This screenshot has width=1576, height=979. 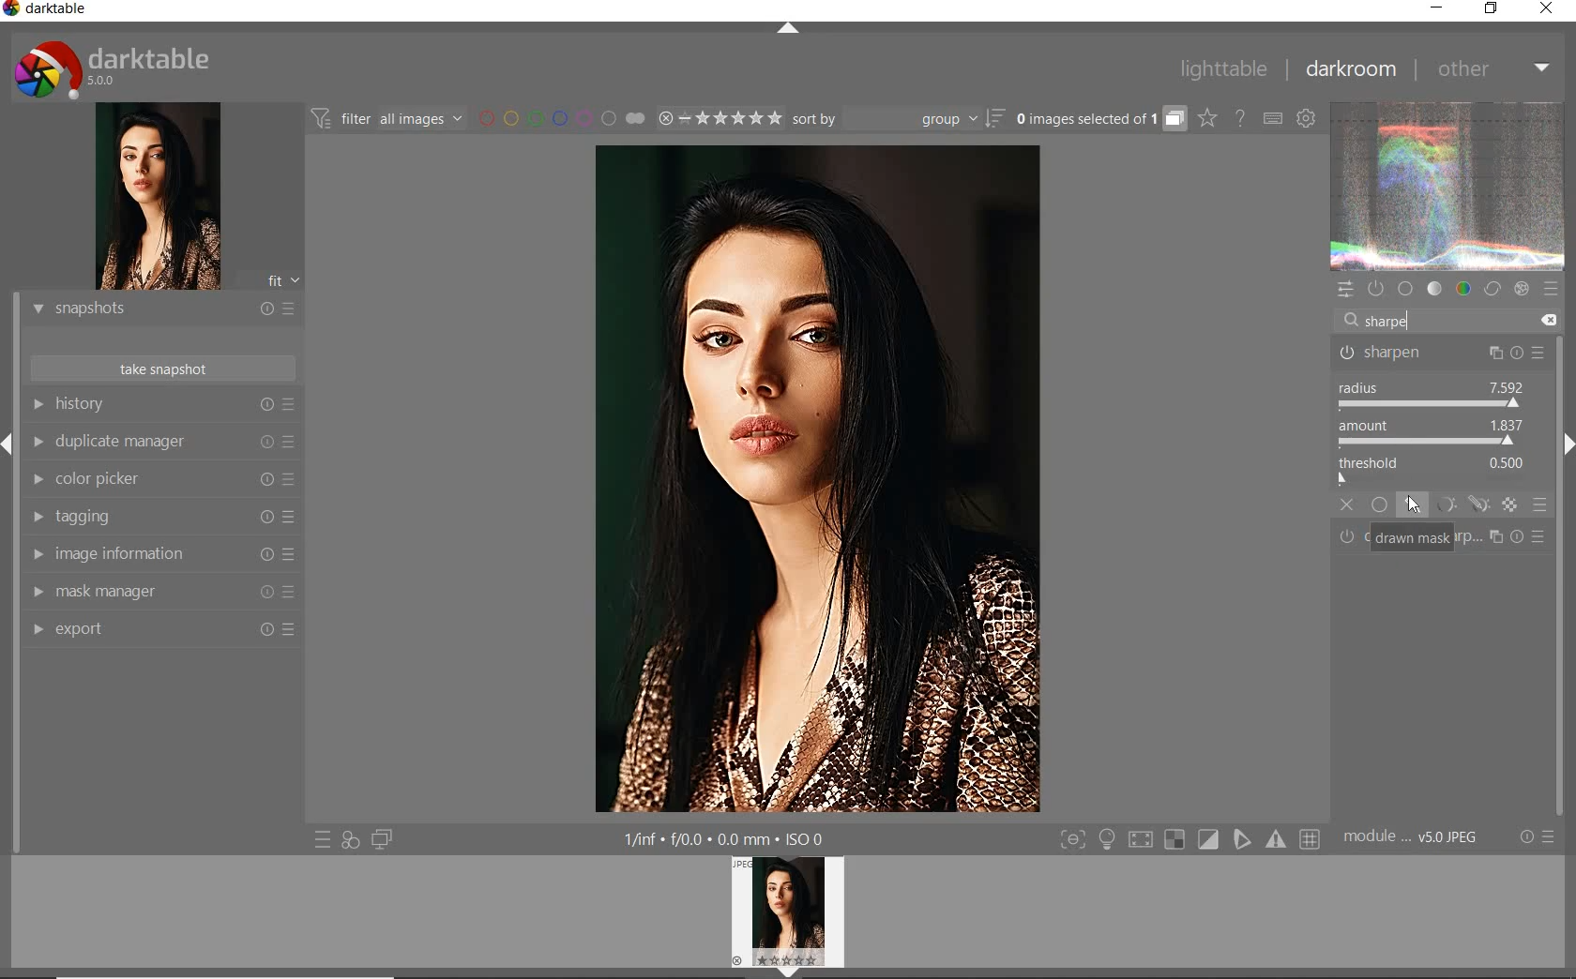 What do you see at coordinates (115, 68) in the screenshot?
I see `system logo` at bounding box center [115, 68].